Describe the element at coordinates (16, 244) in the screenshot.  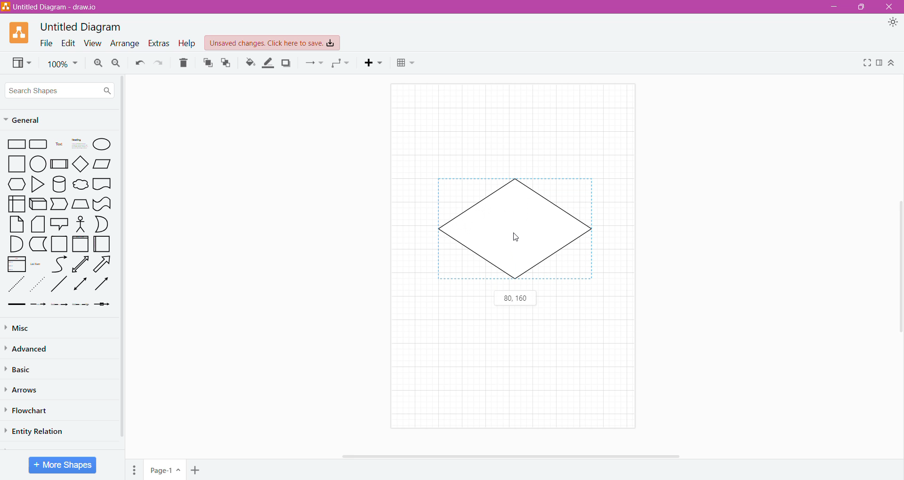
I see `And` at that location.